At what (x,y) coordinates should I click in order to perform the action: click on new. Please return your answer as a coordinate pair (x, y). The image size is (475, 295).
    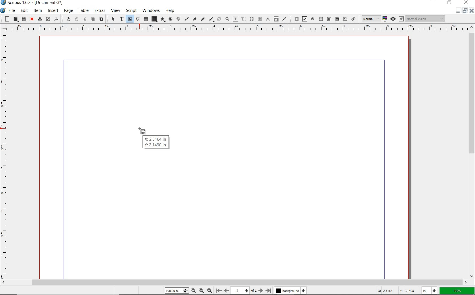
    Looking at the image, I should click on (7, 19).